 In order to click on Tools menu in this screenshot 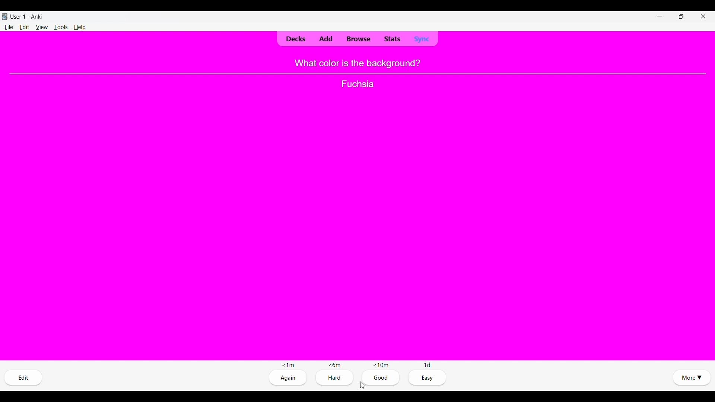, I will do `click(61, 27)`.